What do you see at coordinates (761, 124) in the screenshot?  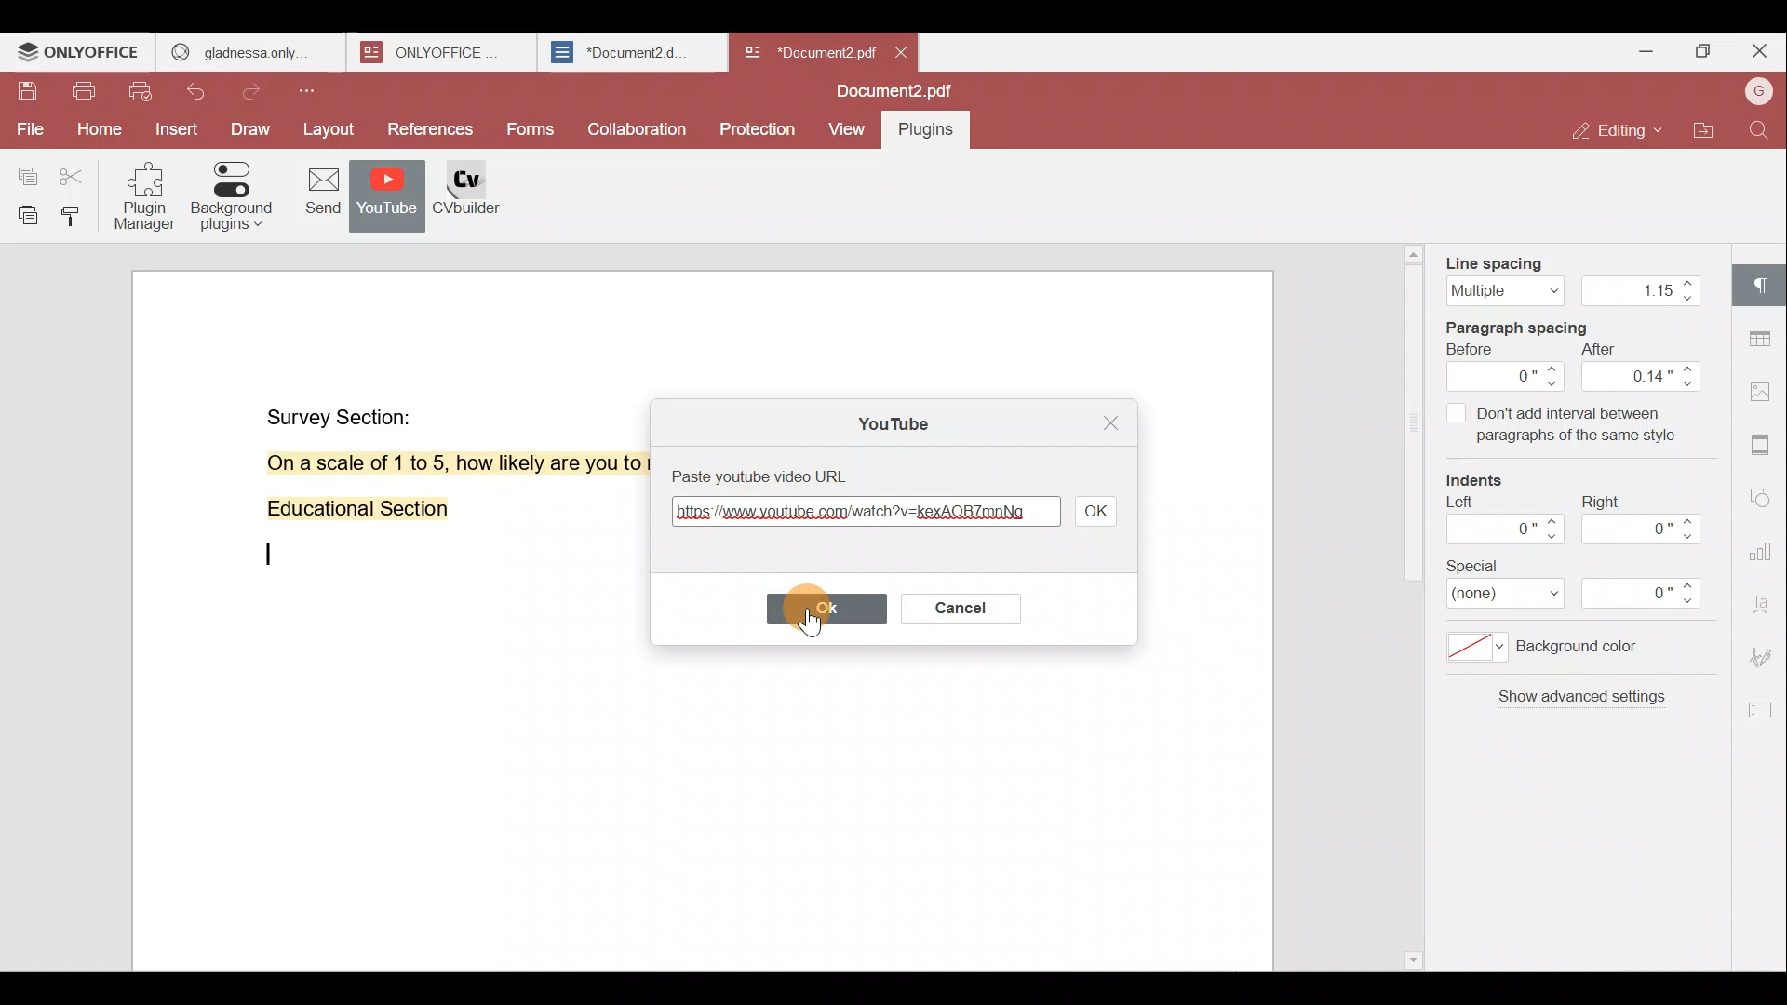 I see `Protection` at bounding box center [761, 124].